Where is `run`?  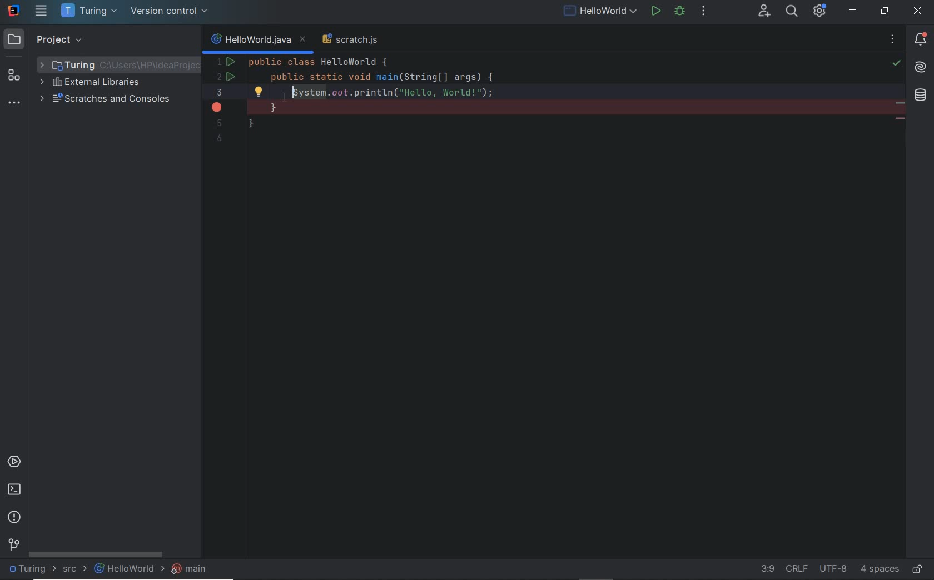
run is located at coordinates (655, 11).